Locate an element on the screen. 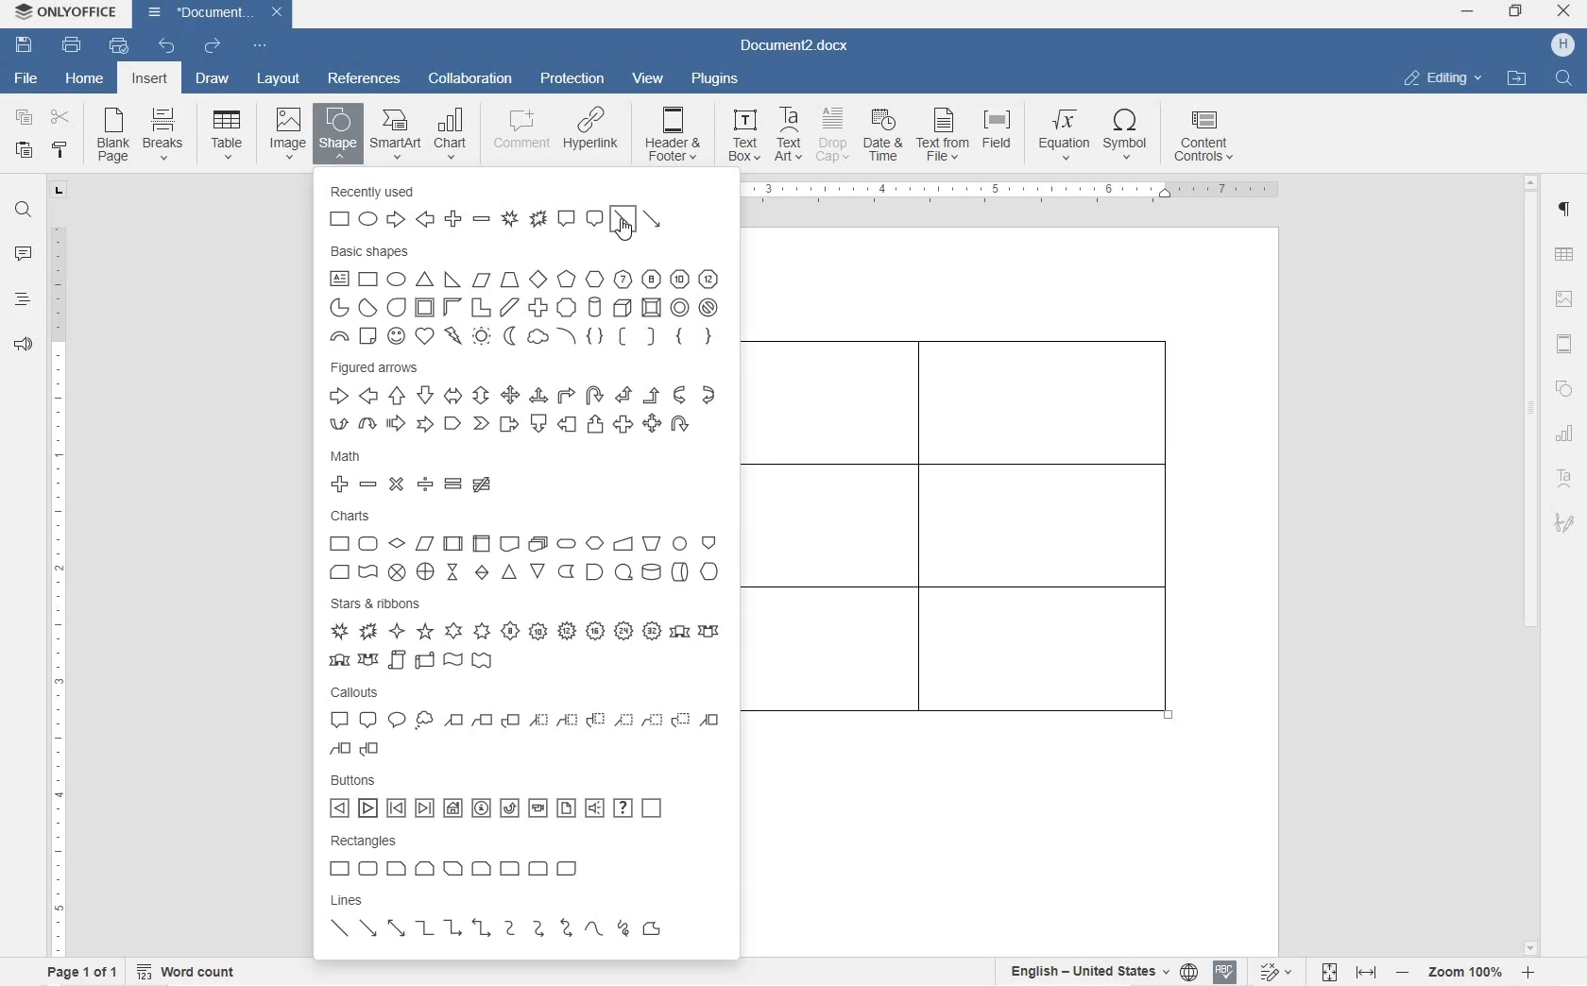 The image size is (1587, 986). protection is located at coordinates (575, 79).